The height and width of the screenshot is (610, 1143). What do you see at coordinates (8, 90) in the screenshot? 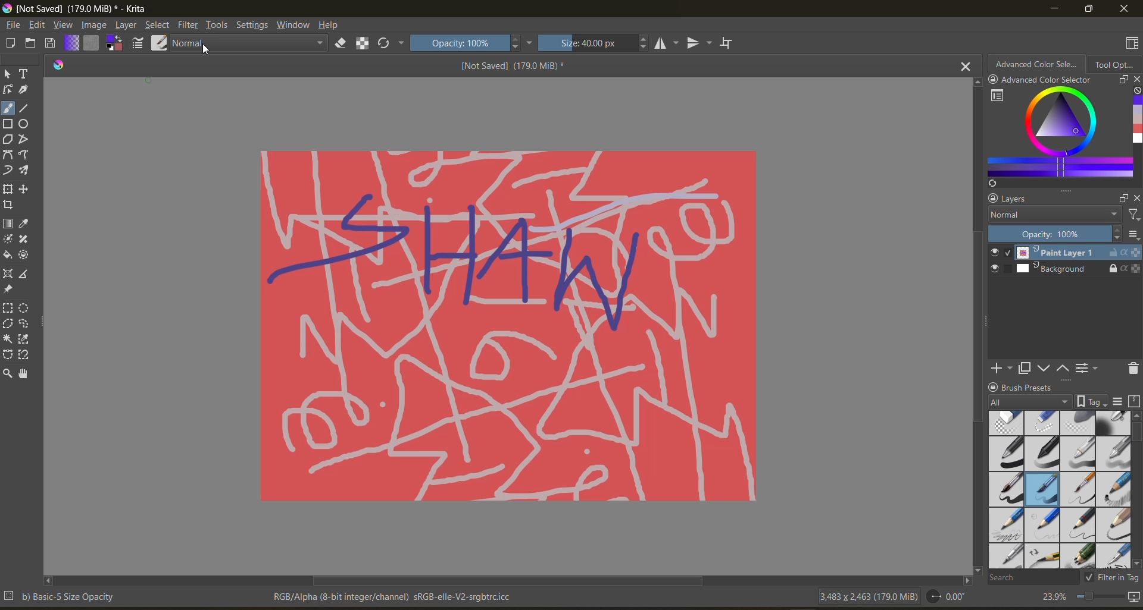
I see `edit shapes tool` at bounding box center [8, 90].